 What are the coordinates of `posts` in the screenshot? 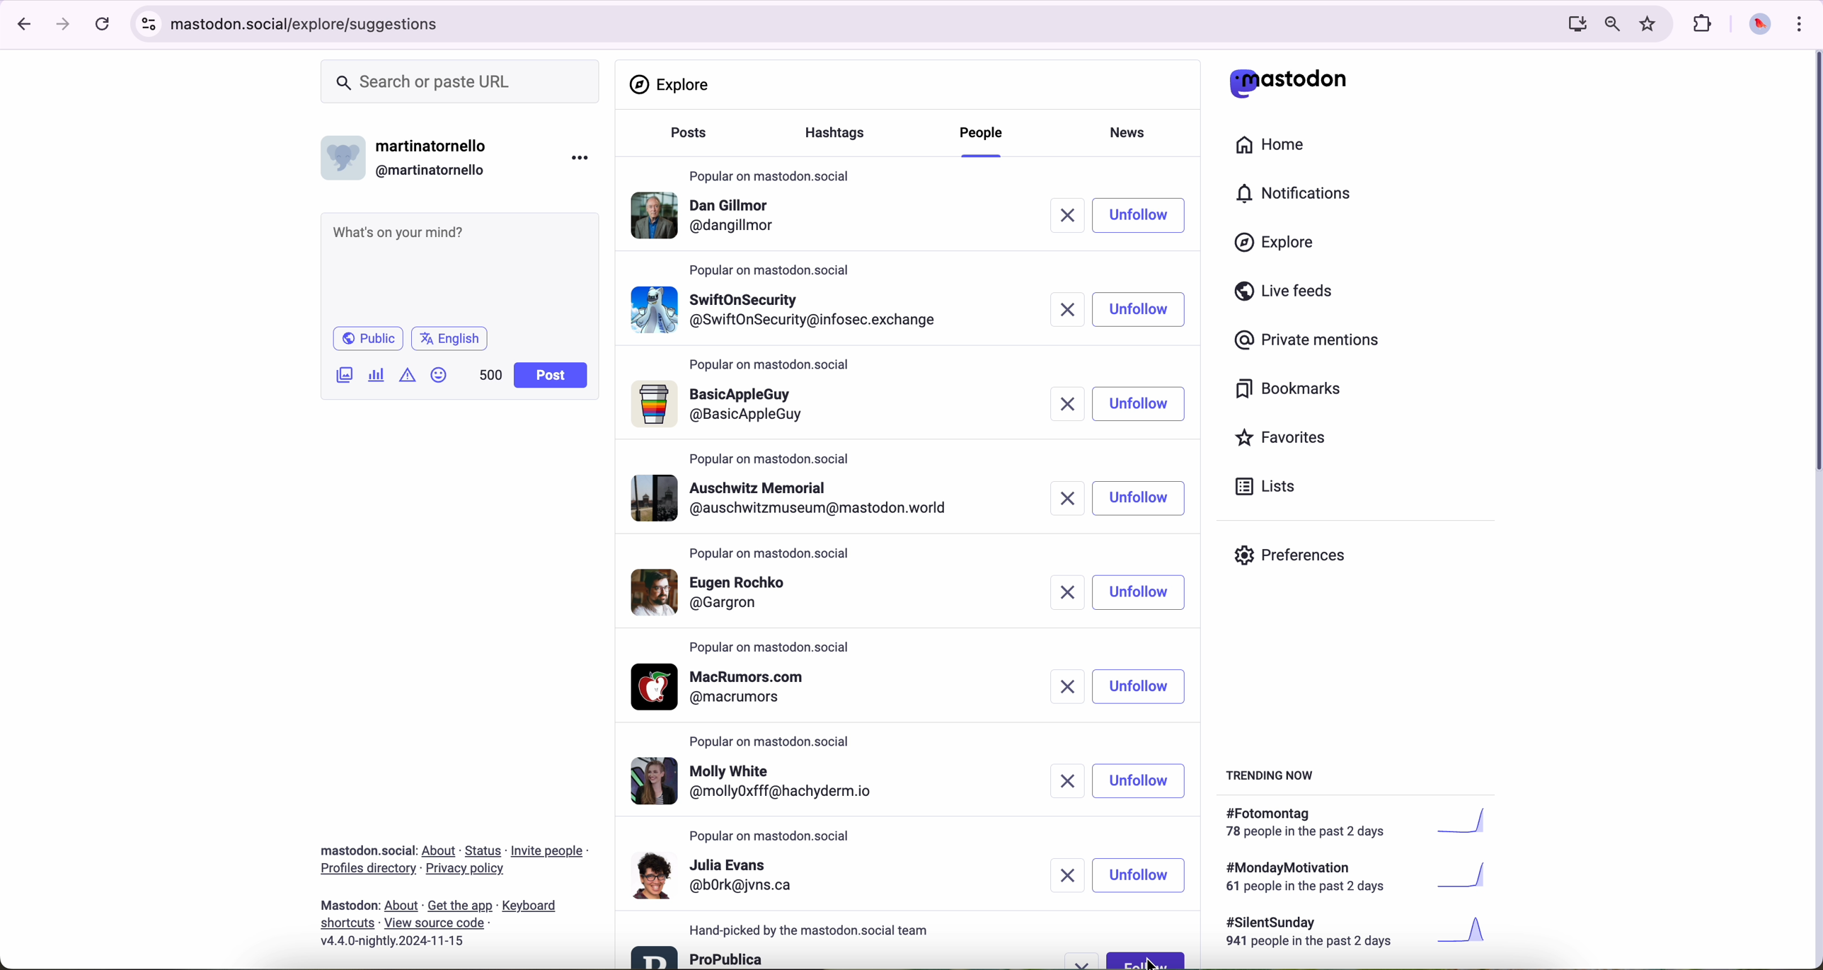 It's located at (684, 139).